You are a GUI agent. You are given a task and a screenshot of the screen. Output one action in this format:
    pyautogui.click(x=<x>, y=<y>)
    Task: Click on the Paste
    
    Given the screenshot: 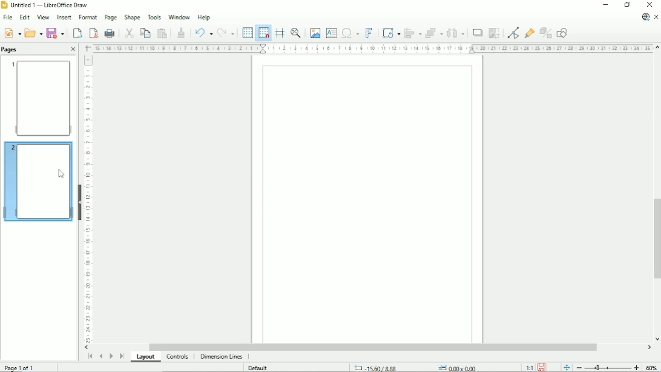 What is the action you would take?
    pyautogui.click(x=162, y=33)
    